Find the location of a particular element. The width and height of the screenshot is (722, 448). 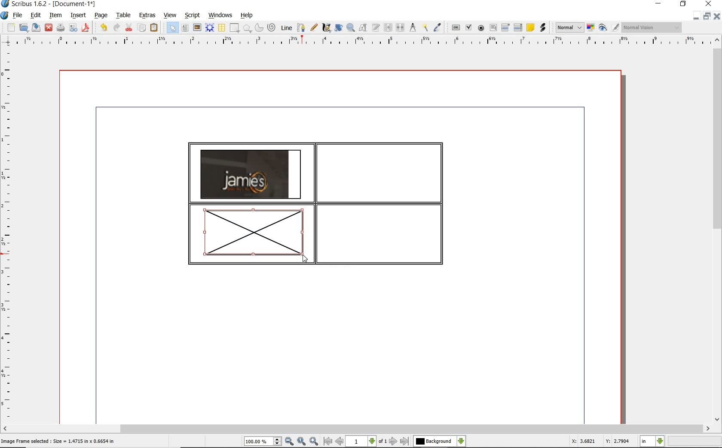

ruler is located at coordinates (8, 235).